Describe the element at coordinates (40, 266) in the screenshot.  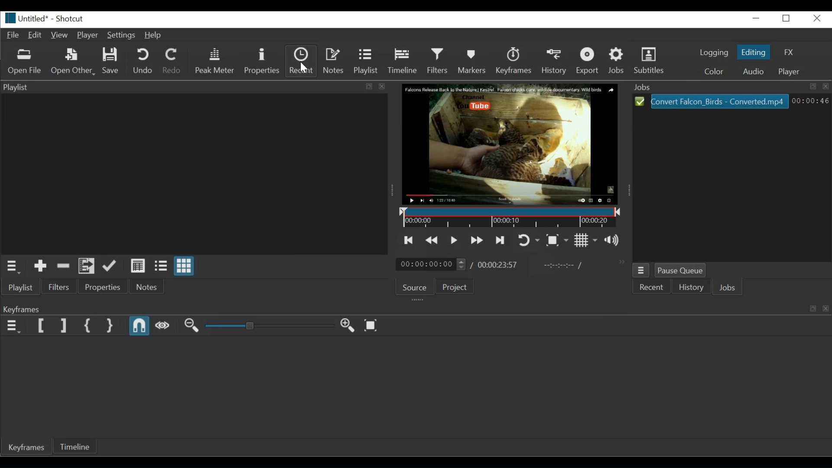
I see `Add to the playlist` at that location.